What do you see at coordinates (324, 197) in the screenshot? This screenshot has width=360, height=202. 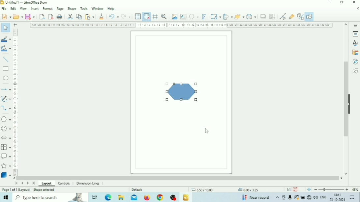 I see `Language` at bounding box center [324, 197].